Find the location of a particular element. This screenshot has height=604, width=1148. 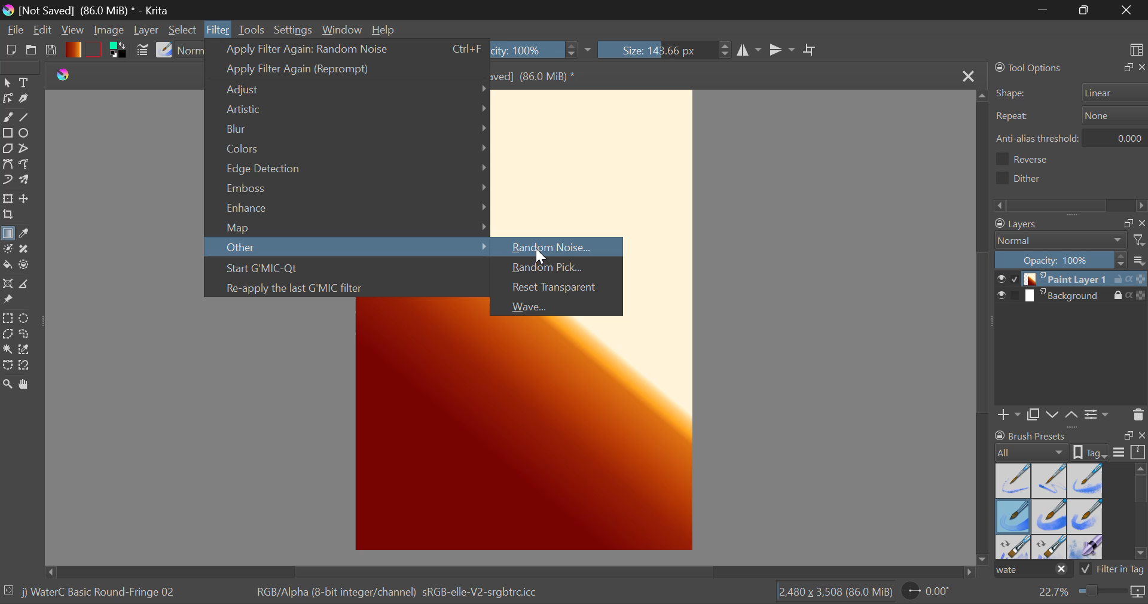

Save is located at coordinates (51, 50).